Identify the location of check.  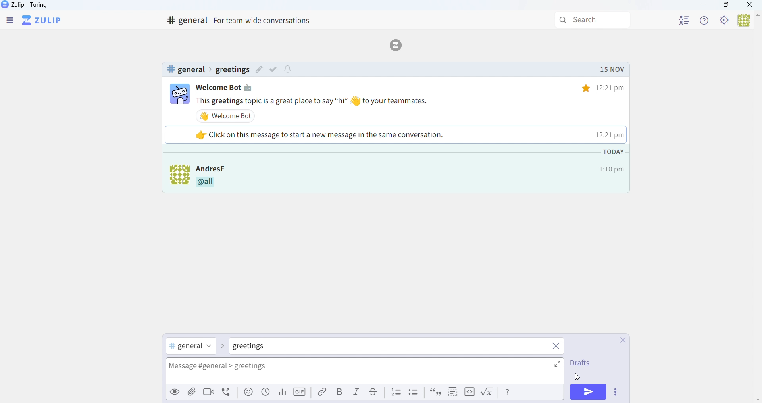
(275, 69).